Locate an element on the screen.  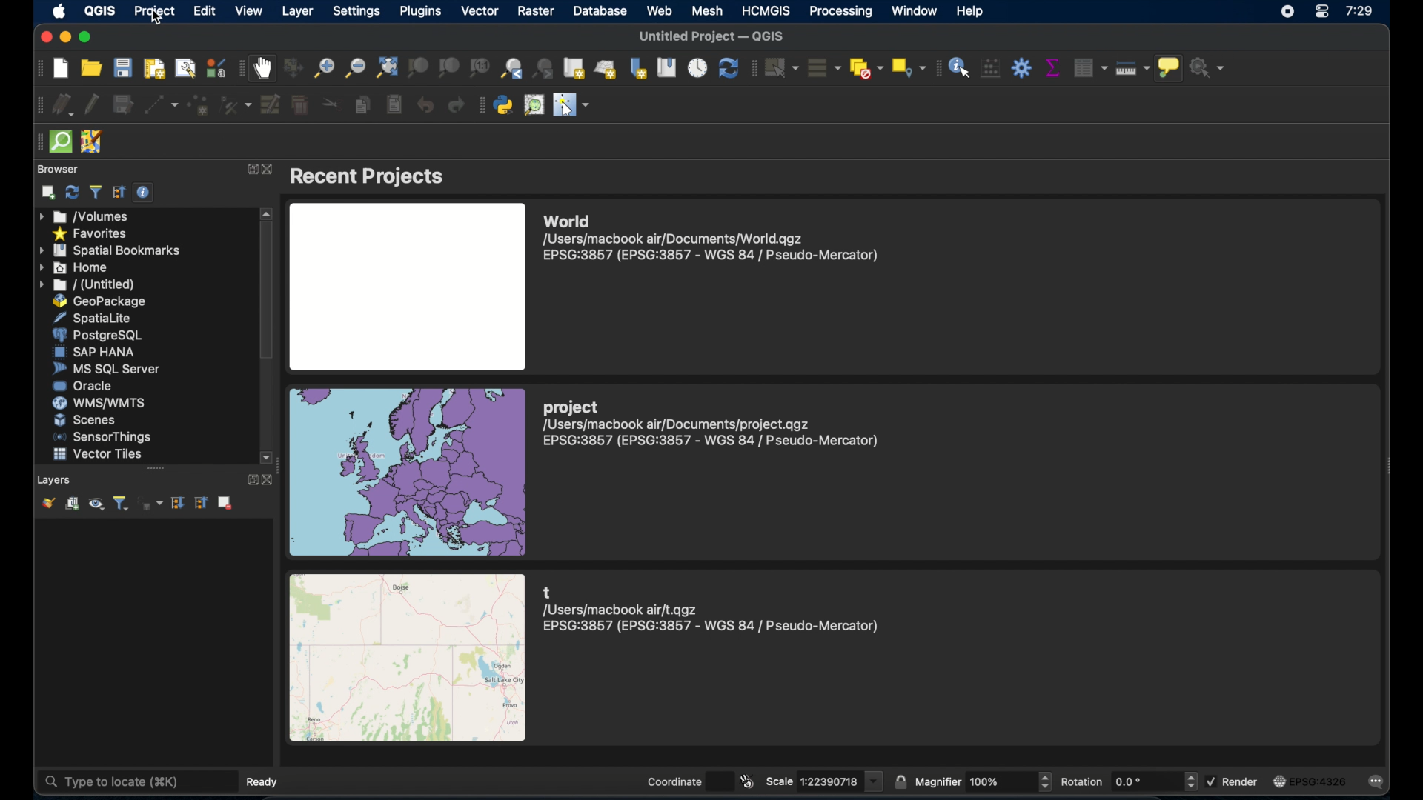
scale is located at coordinates (780, 780).